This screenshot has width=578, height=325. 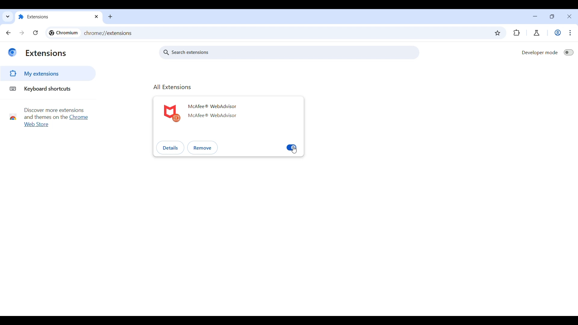 I want to click on Logo and name of current page, so click(x=63, y=33).